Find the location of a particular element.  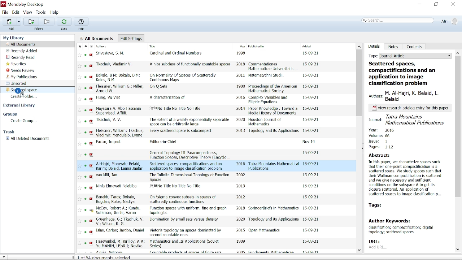

date is located at coordinates (311, 65).